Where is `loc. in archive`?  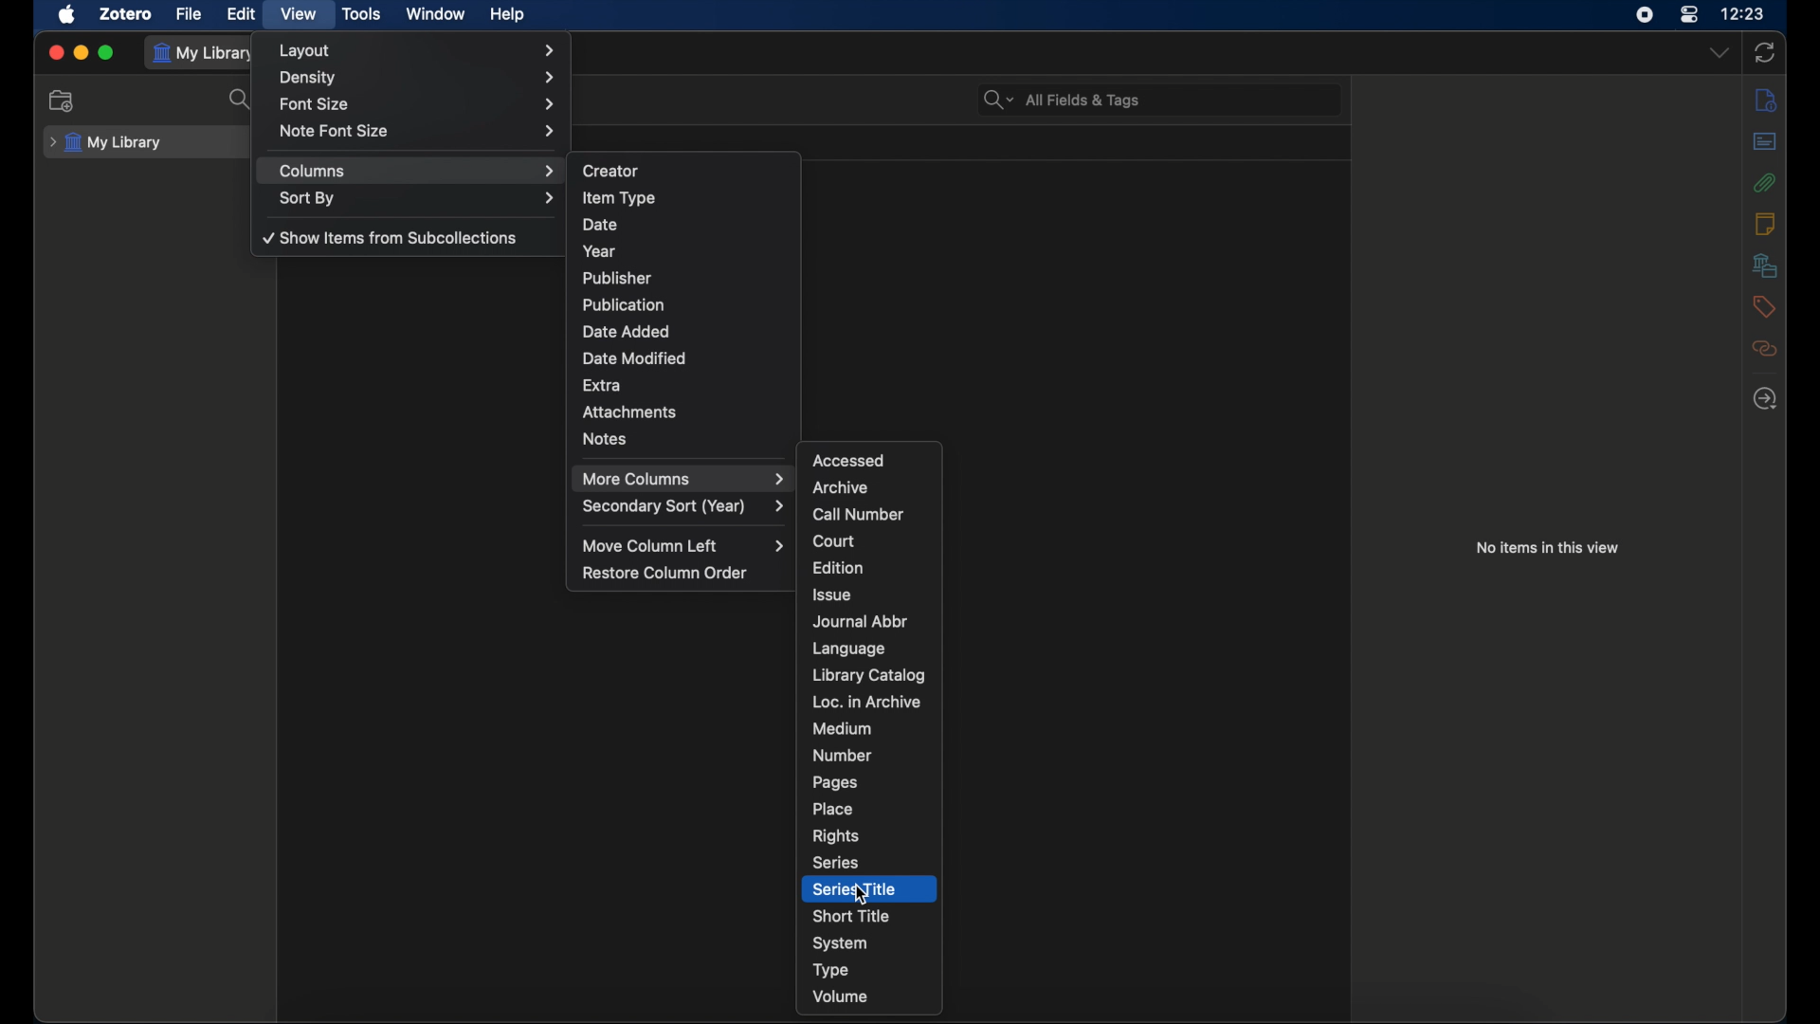 loc. in archive is located at coordinates (865, 703).